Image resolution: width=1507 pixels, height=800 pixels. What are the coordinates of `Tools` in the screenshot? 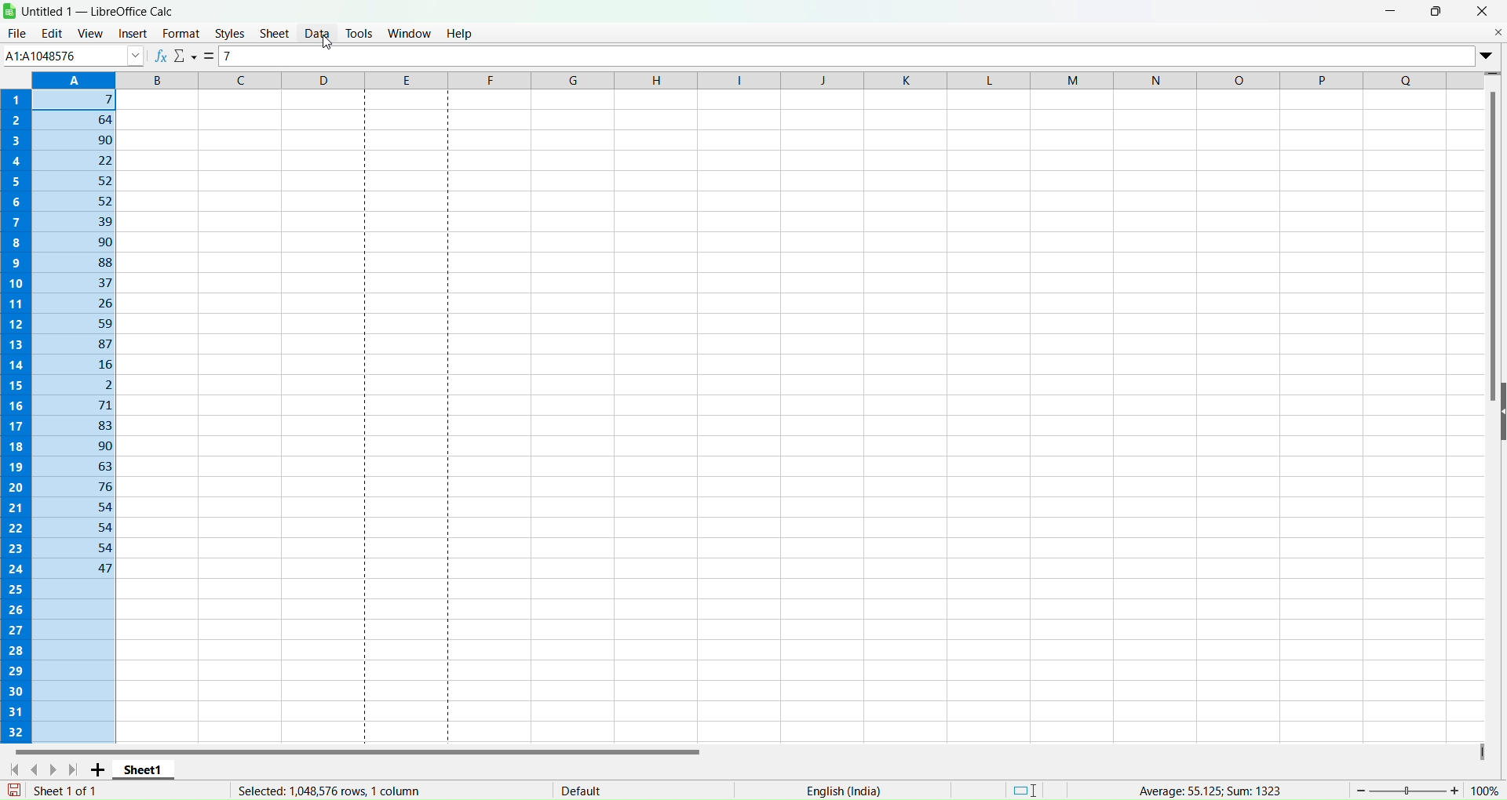 It's located at (359, 33).